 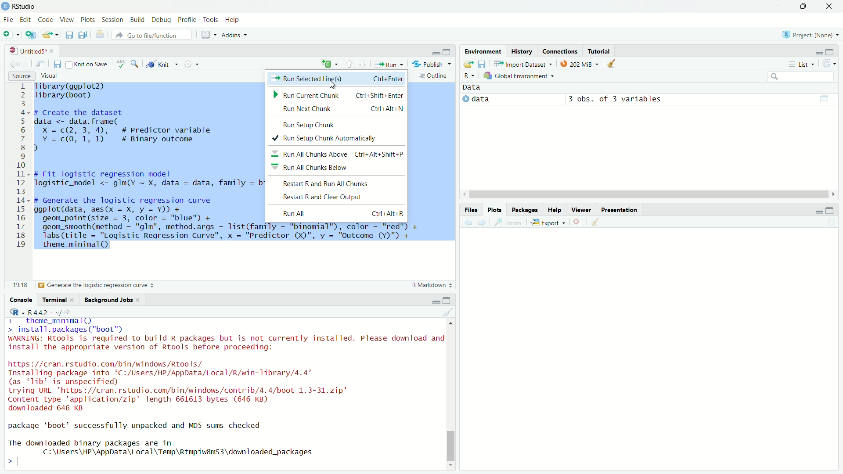 I want to click on New file, so click(x=11, y=35).